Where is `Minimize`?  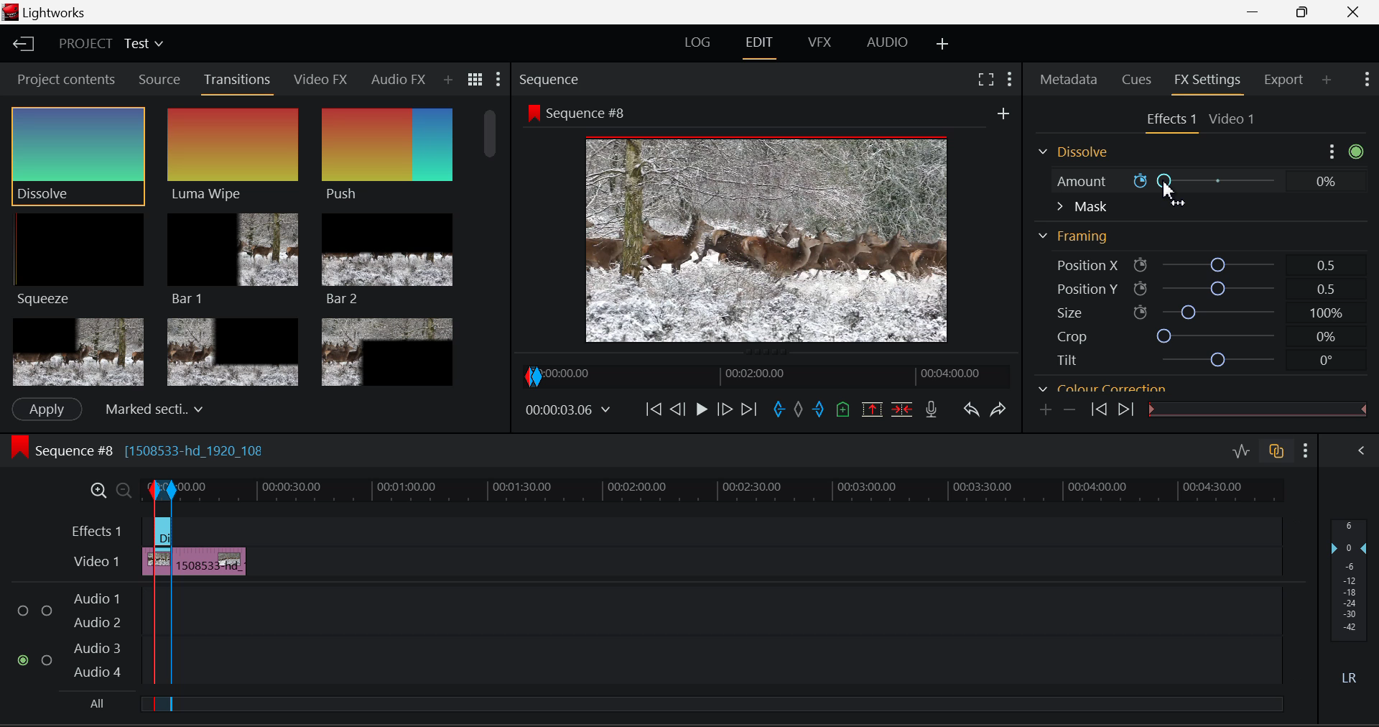 Minimize is located at coordinates (1305, 13).